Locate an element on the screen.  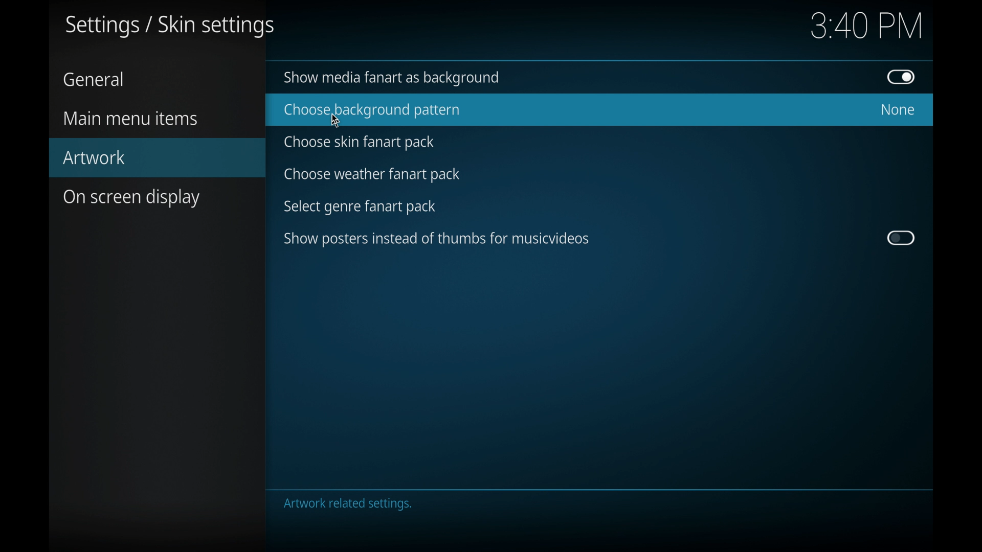
select genre fanart pack is located at coordinates (360, 207).